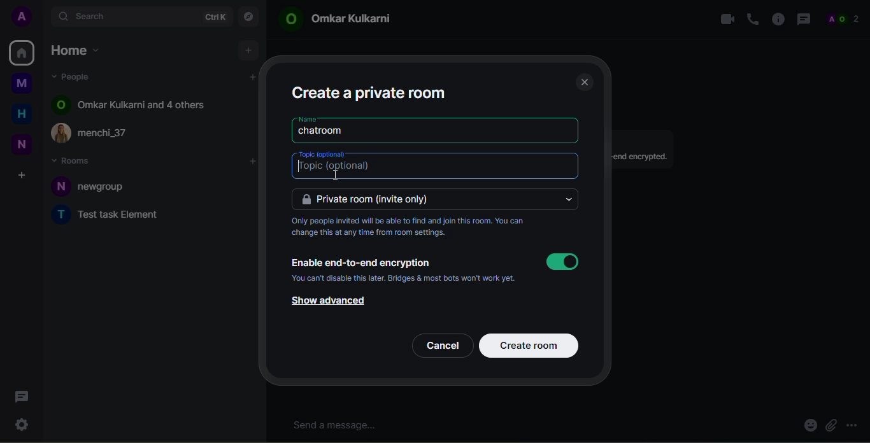 The image size is (870, 443). I want to click on Topic (optional), so click(335, 167).